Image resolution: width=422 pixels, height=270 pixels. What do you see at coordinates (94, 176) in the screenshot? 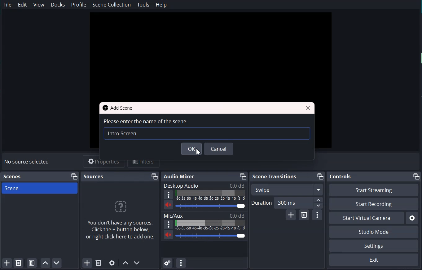
I see `Source` at bounding box center [94, 176].